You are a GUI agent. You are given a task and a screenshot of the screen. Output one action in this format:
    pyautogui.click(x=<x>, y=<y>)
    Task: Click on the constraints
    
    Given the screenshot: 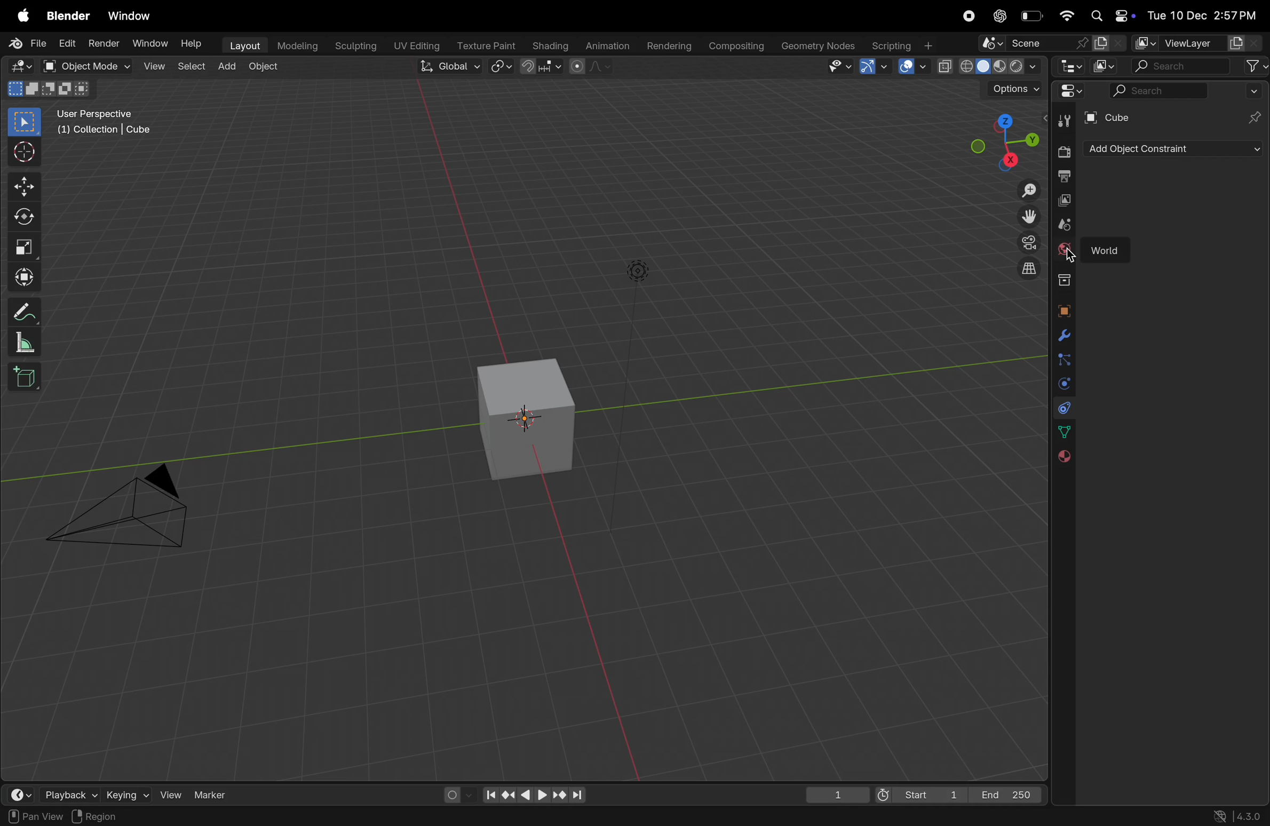 What is the action you would take?
    pyautogui.click(x=1063, y=408)
    